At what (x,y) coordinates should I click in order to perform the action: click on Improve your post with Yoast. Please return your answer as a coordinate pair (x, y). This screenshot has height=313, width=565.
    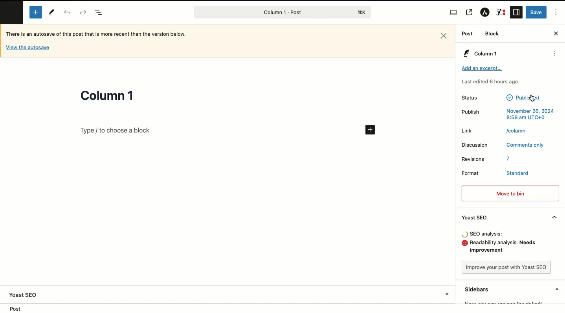
    Looking at the image, I should click on (505, 266).